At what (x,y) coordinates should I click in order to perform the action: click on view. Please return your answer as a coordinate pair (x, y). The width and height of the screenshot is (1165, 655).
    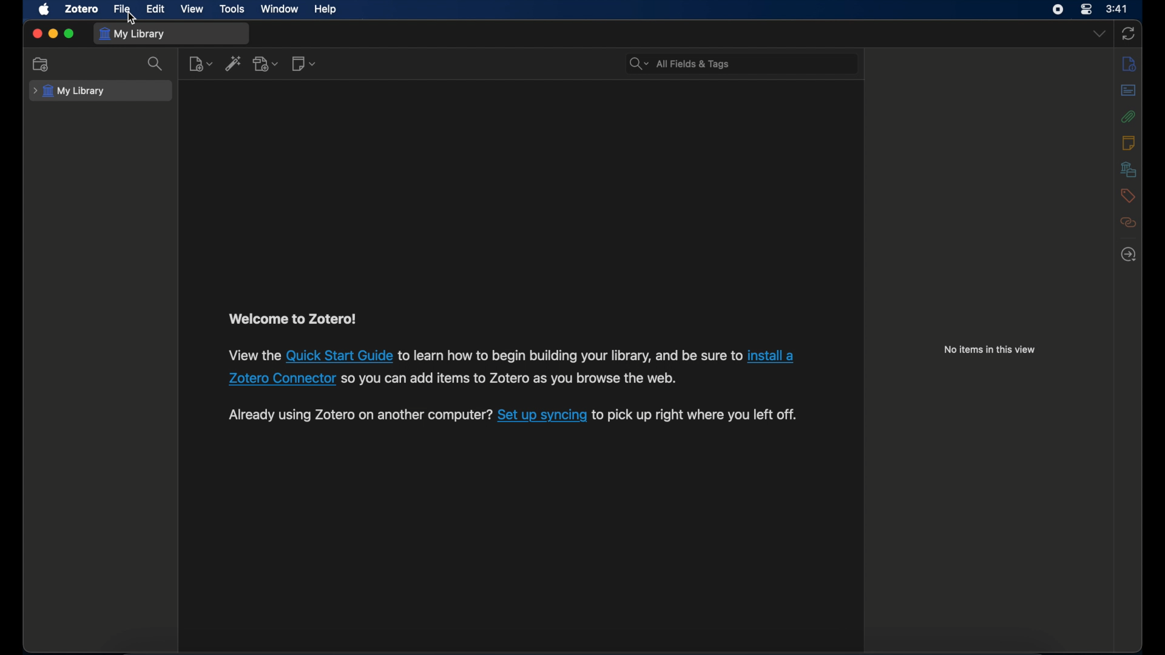
    Looking at the image, I should click on (192, 9).